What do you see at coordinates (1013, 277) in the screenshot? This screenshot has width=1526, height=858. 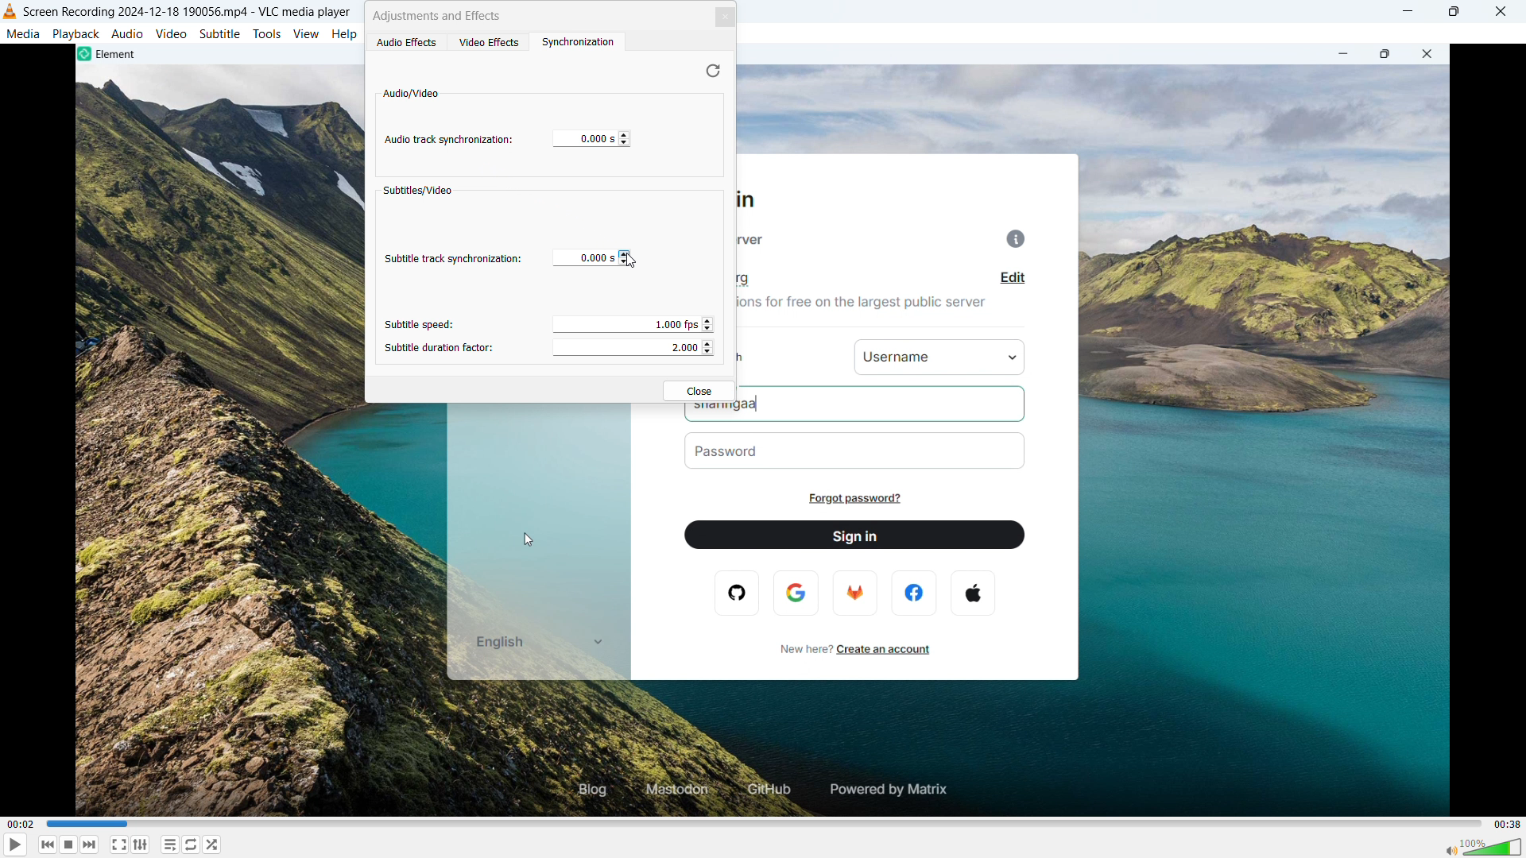 I see `edit` at bounding box center [1013, 277].